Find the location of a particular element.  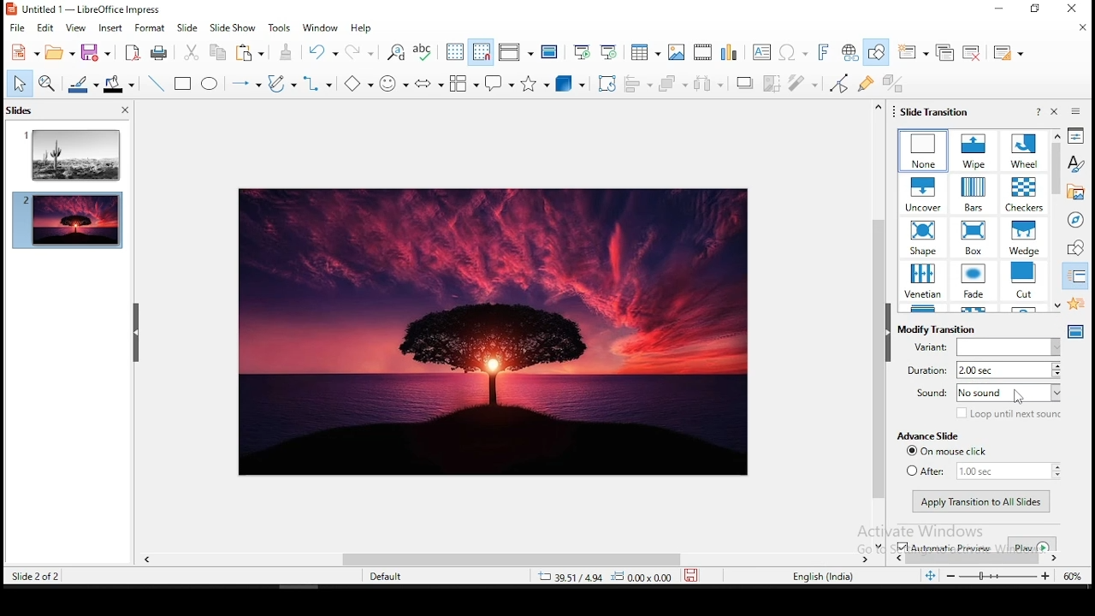

image is located at coordinates (494, 333).